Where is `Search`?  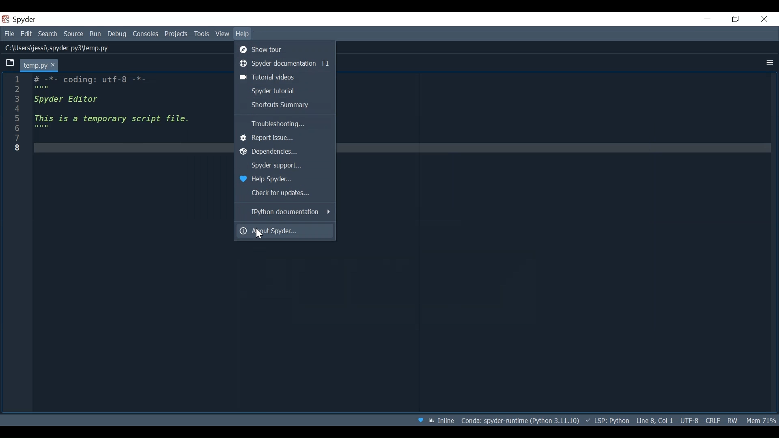 Search is located at coordinates (47, 34).